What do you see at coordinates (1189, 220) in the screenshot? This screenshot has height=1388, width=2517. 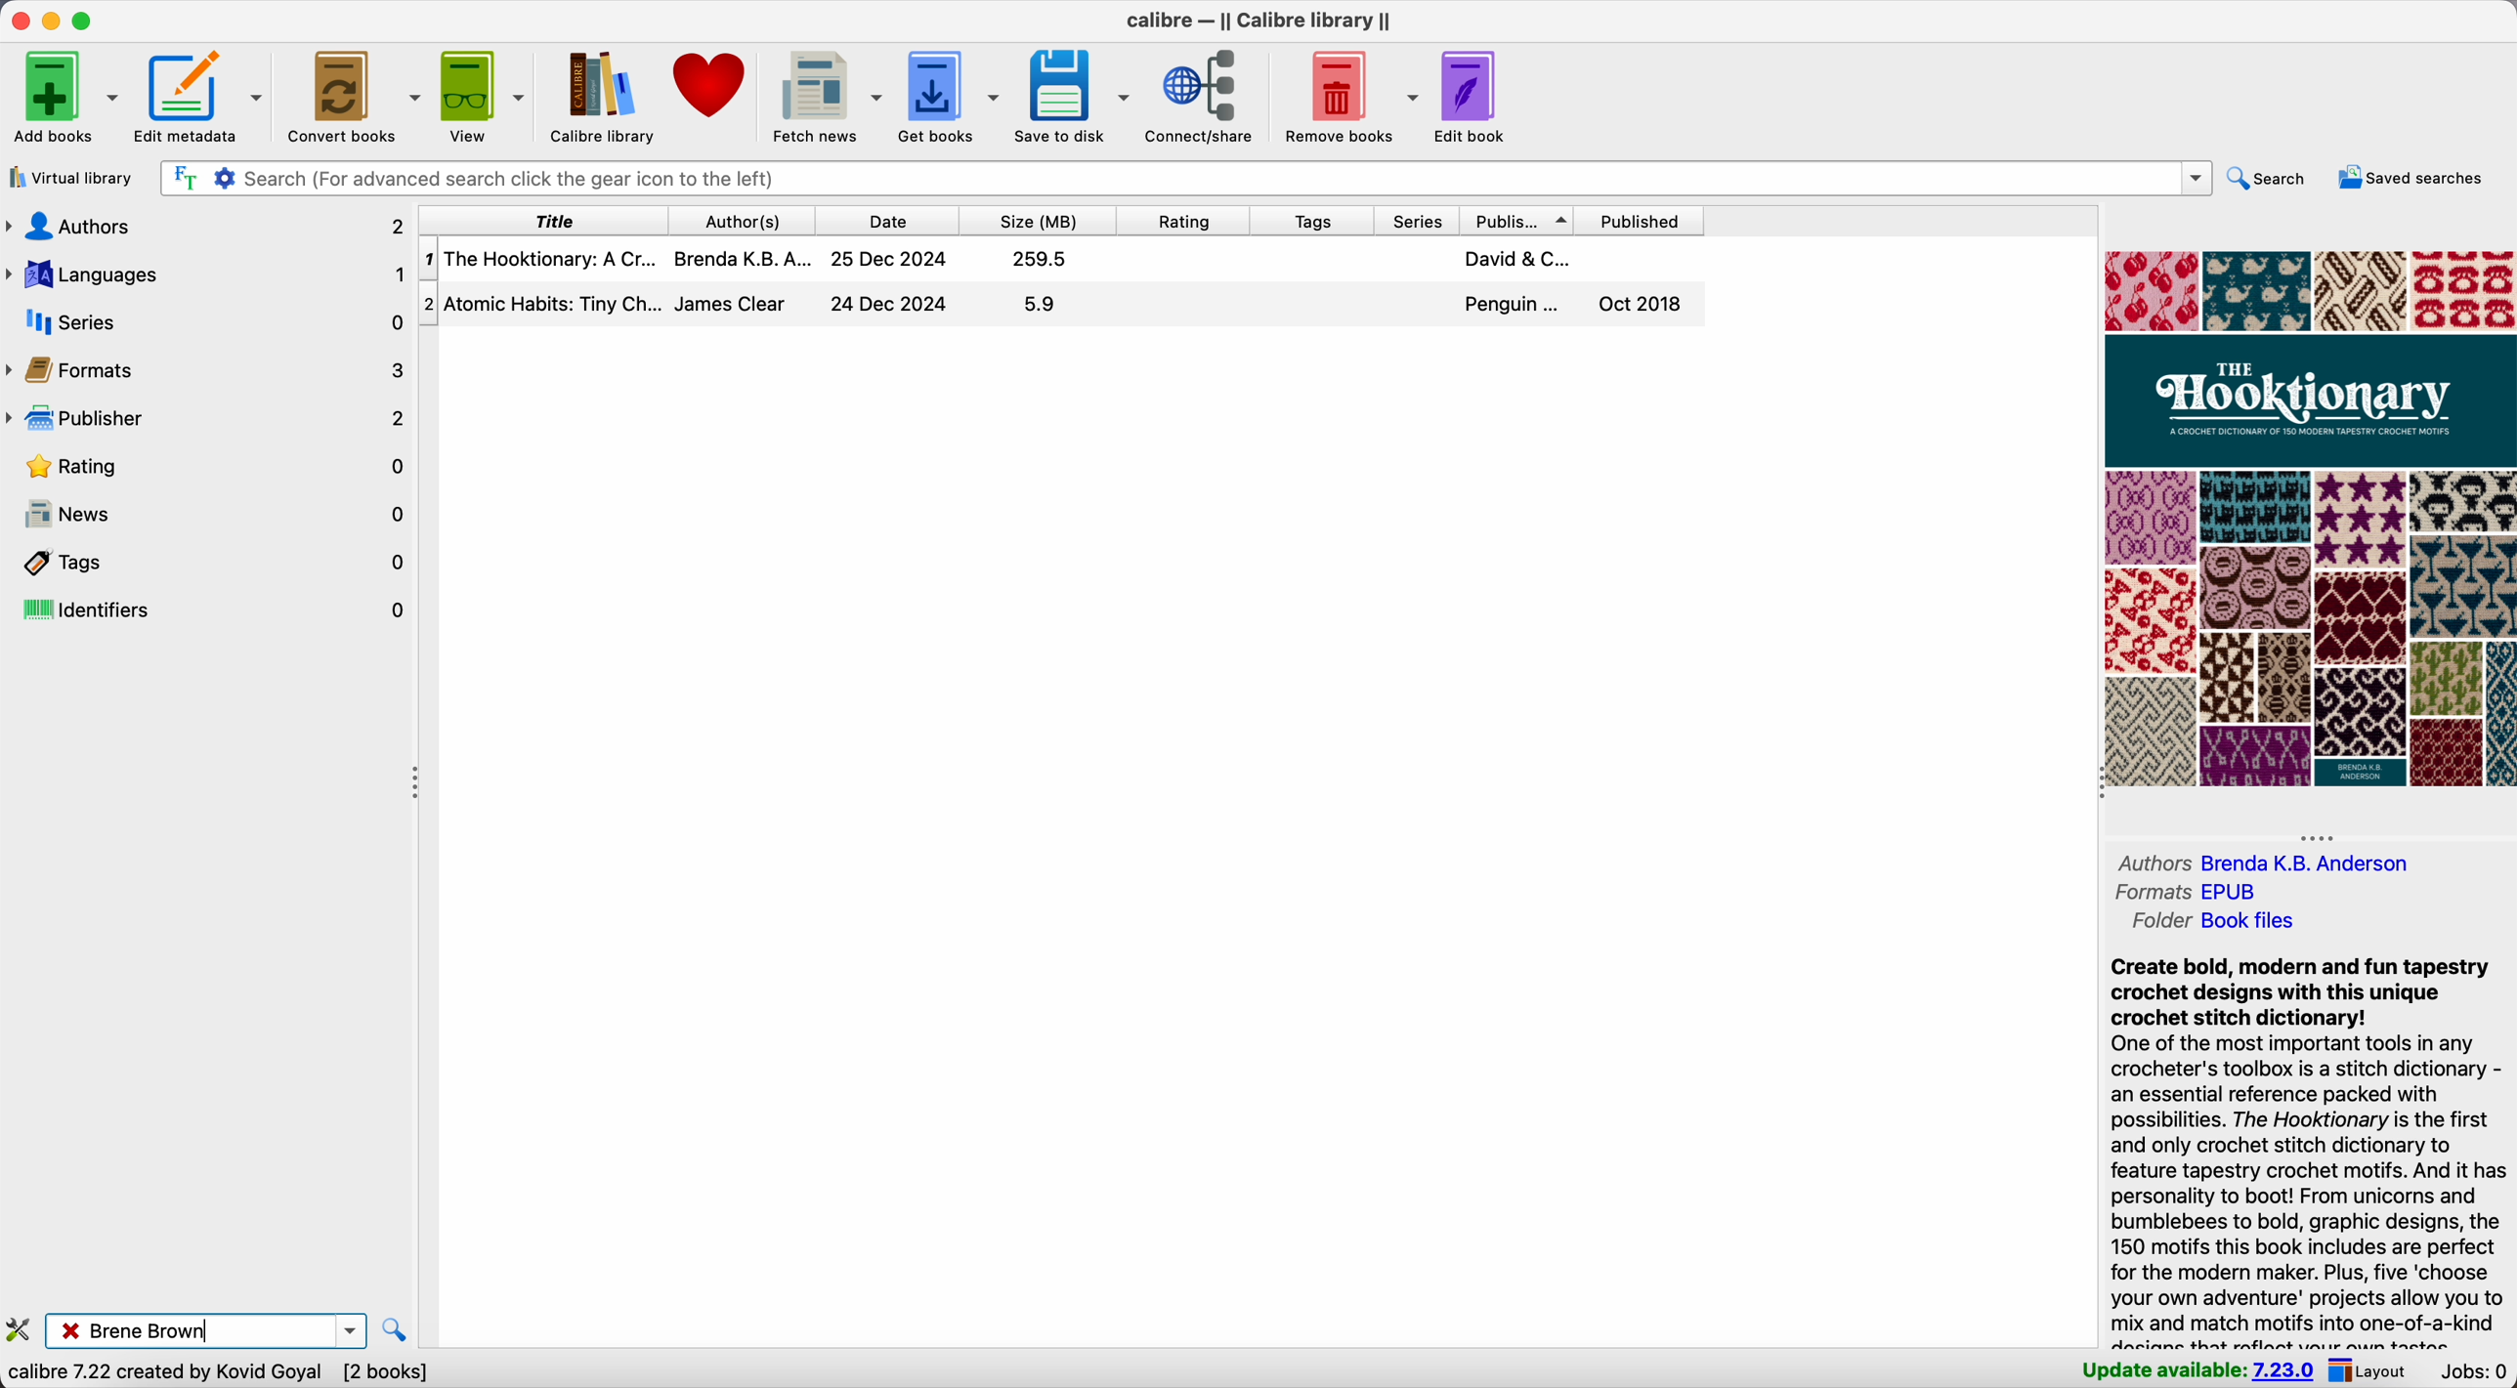 I see `rating` at bounding box center [1189, 220].